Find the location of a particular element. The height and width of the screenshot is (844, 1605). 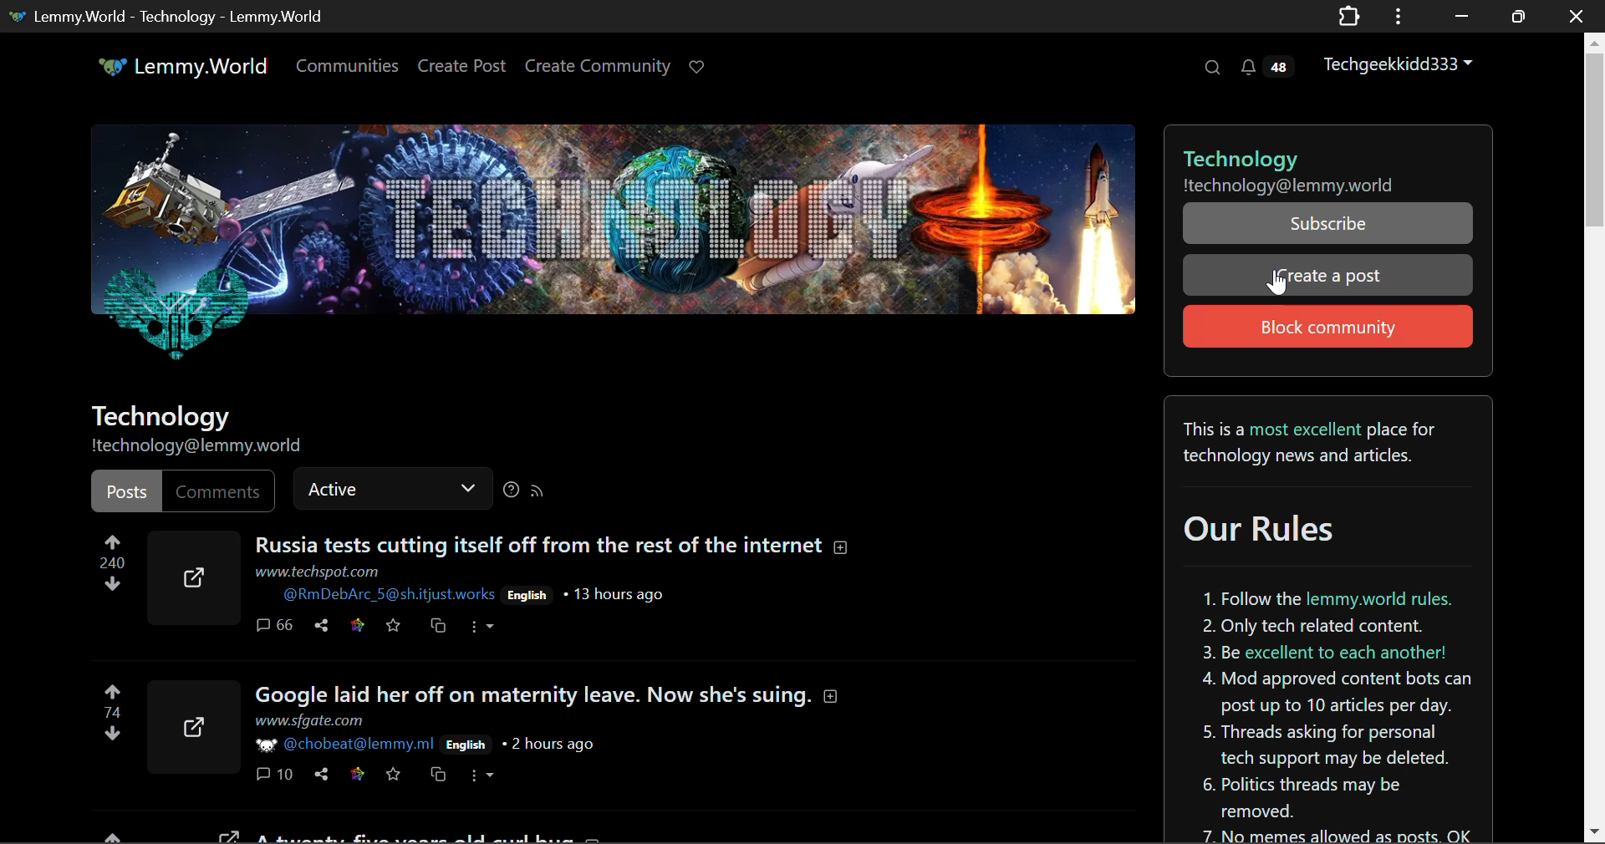

Share is located at coordinates (326, 624).